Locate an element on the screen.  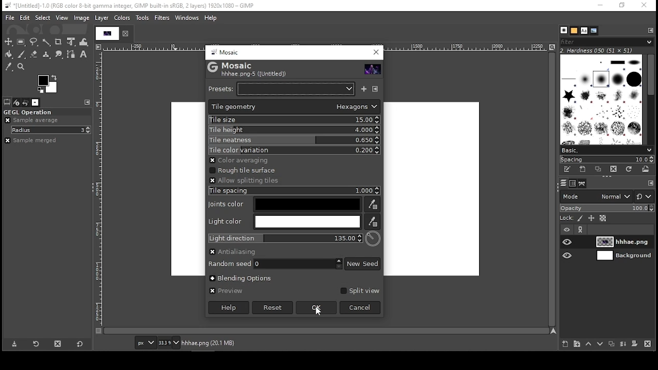
lock size and position is located at coordinates (592, 217).